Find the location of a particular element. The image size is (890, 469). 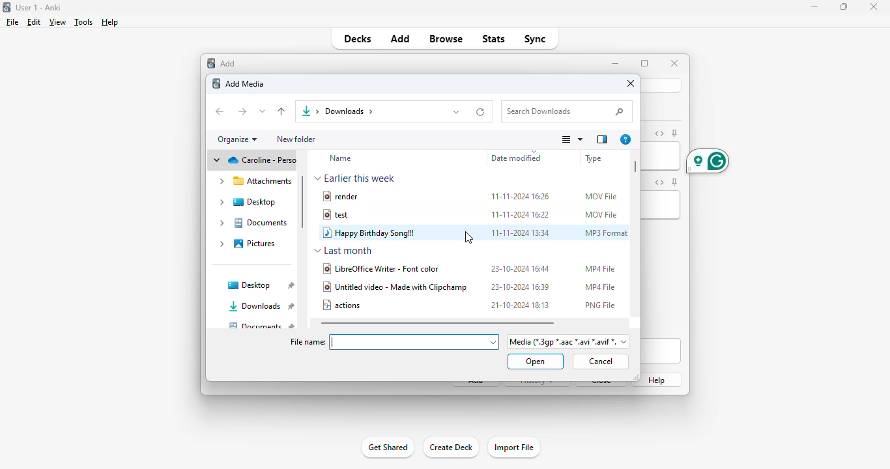

downloads is located at coordinates (261, 306).